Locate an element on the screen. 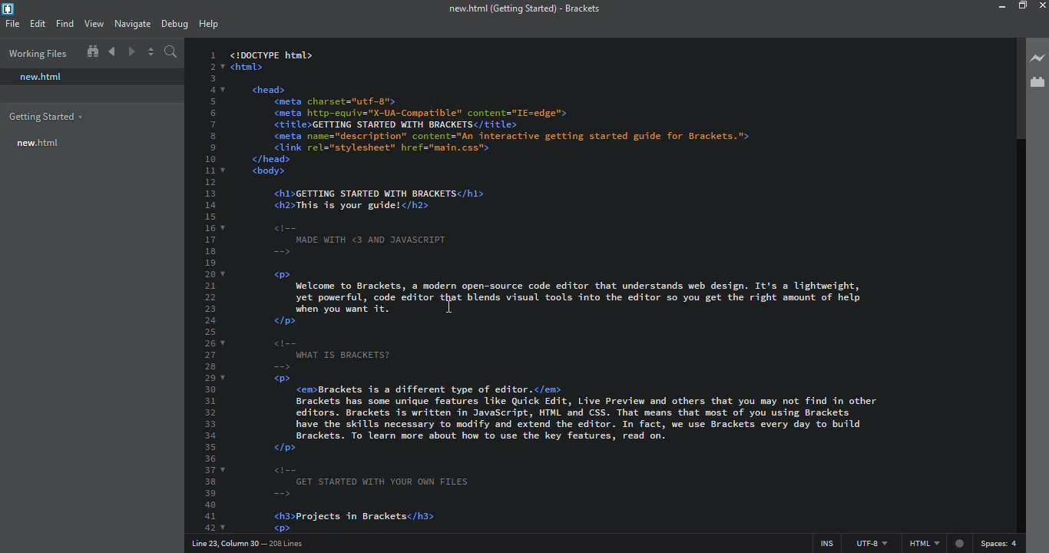 This screenshot has height=553, width=1049. spaces is located at coordinates (1007, 542).